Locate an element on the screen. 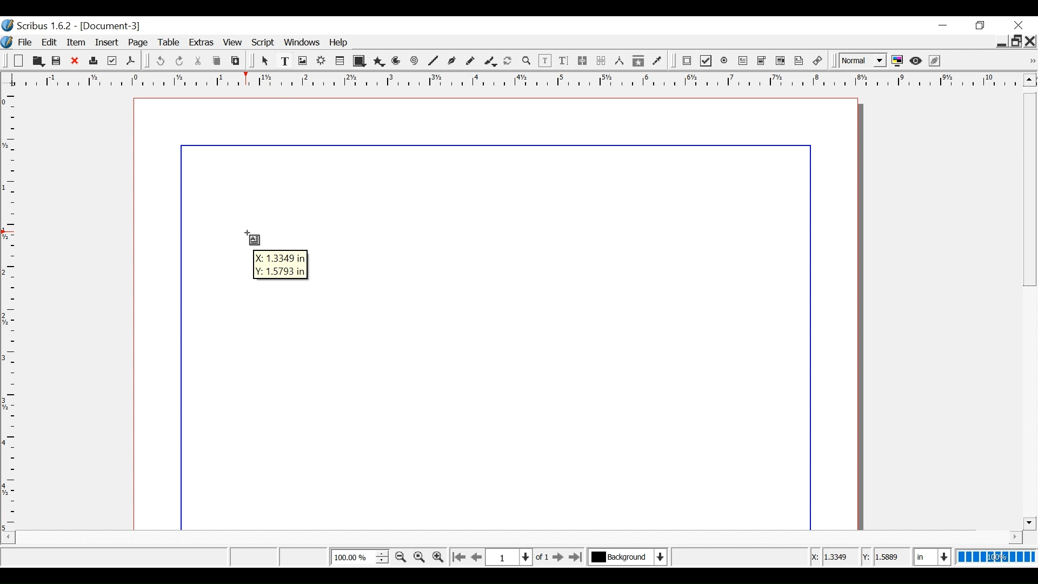 Image resolution: width=1038 pixels, height=584 pixels. Text Frame is located at coordinates (284, 61).